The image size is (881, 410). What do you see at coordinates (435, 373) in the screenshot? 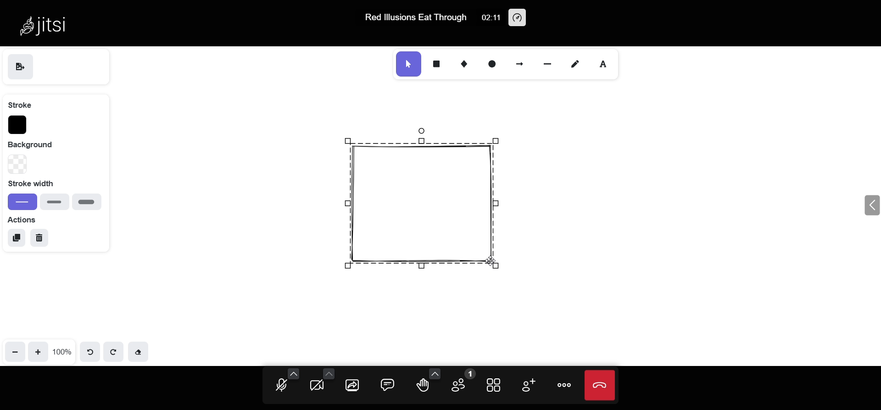
I see `more emoji` at bounding box center [435, 373].